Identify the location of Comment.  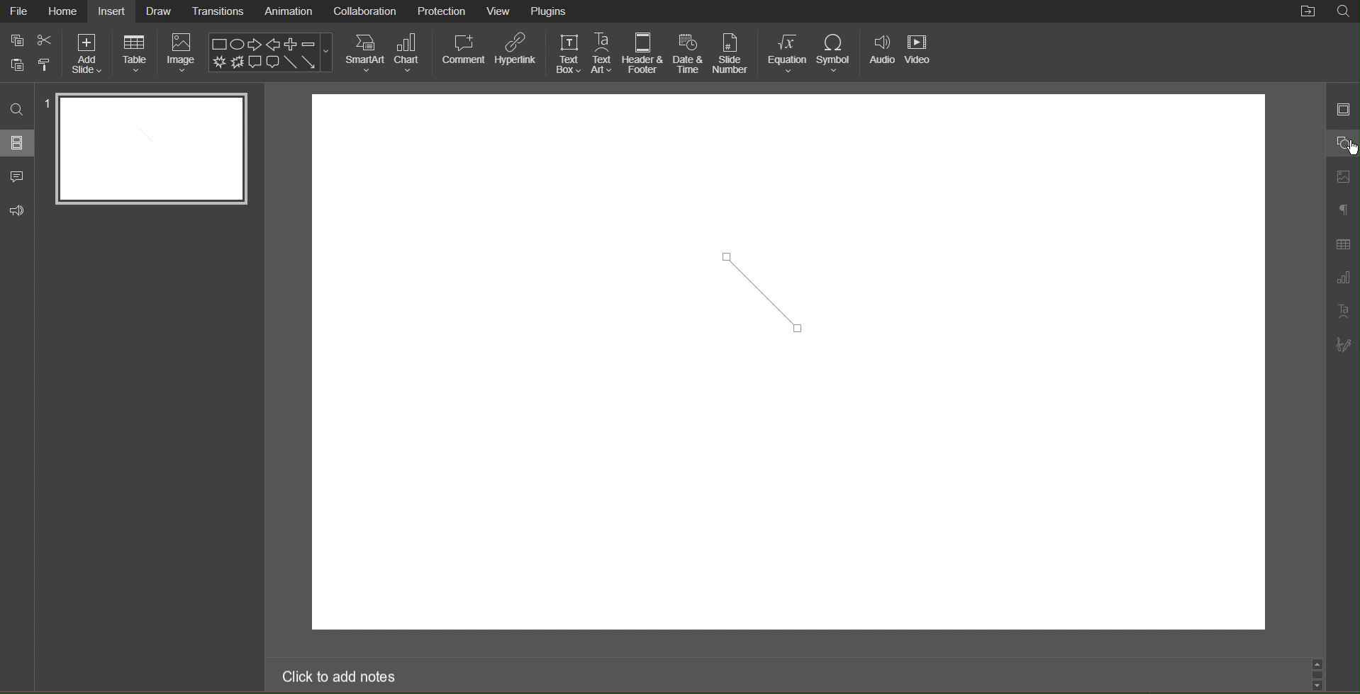
(462, 53).